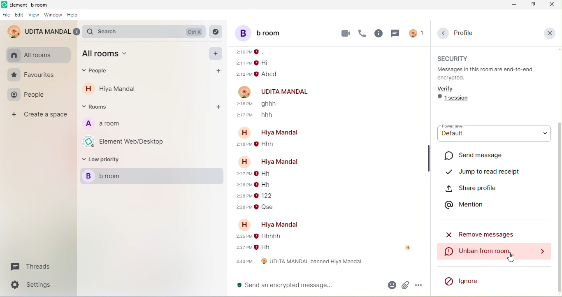  What do you see at coordinates (532, 5) in the screenshot?
I see `maximize` at bounding box center [532, 5].